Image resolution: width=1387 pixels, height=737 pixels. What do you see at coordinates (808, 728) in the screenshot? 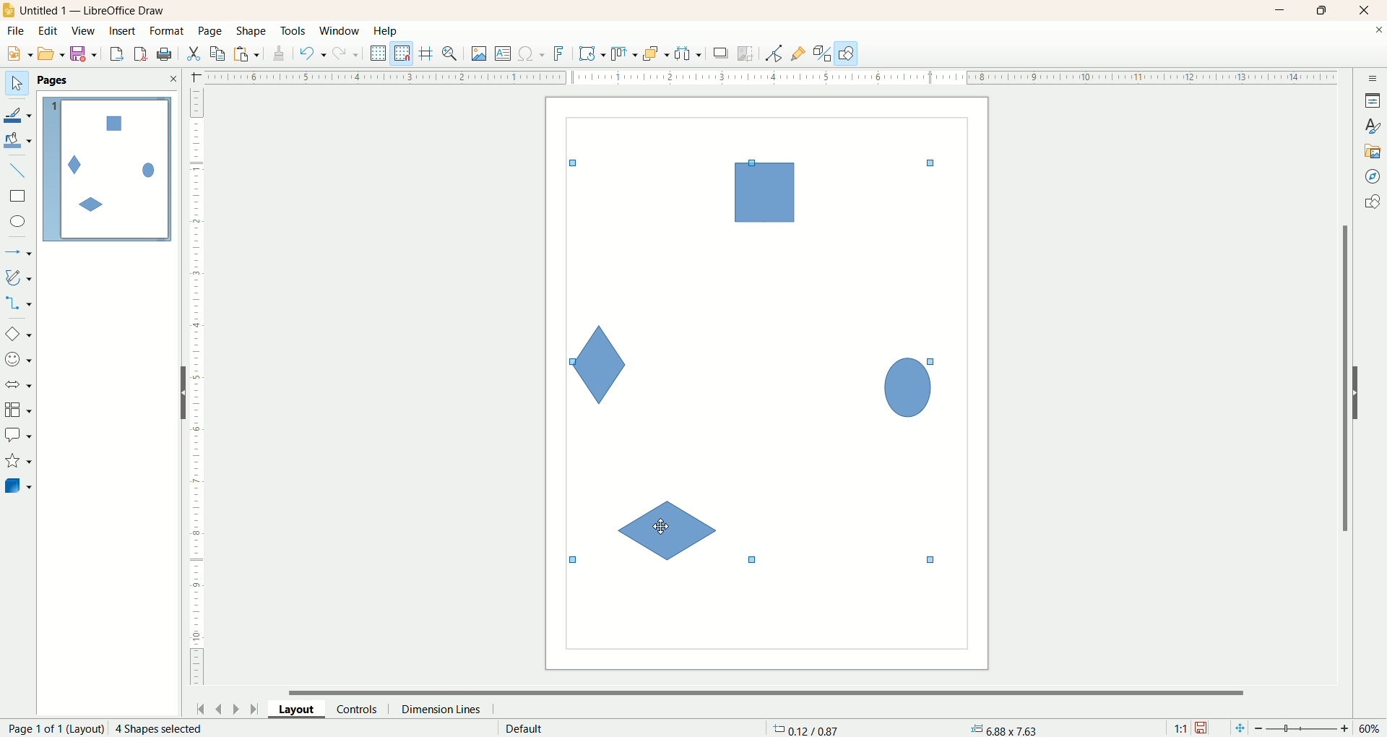
I see `coordinates` at bounding box center [808, 728].